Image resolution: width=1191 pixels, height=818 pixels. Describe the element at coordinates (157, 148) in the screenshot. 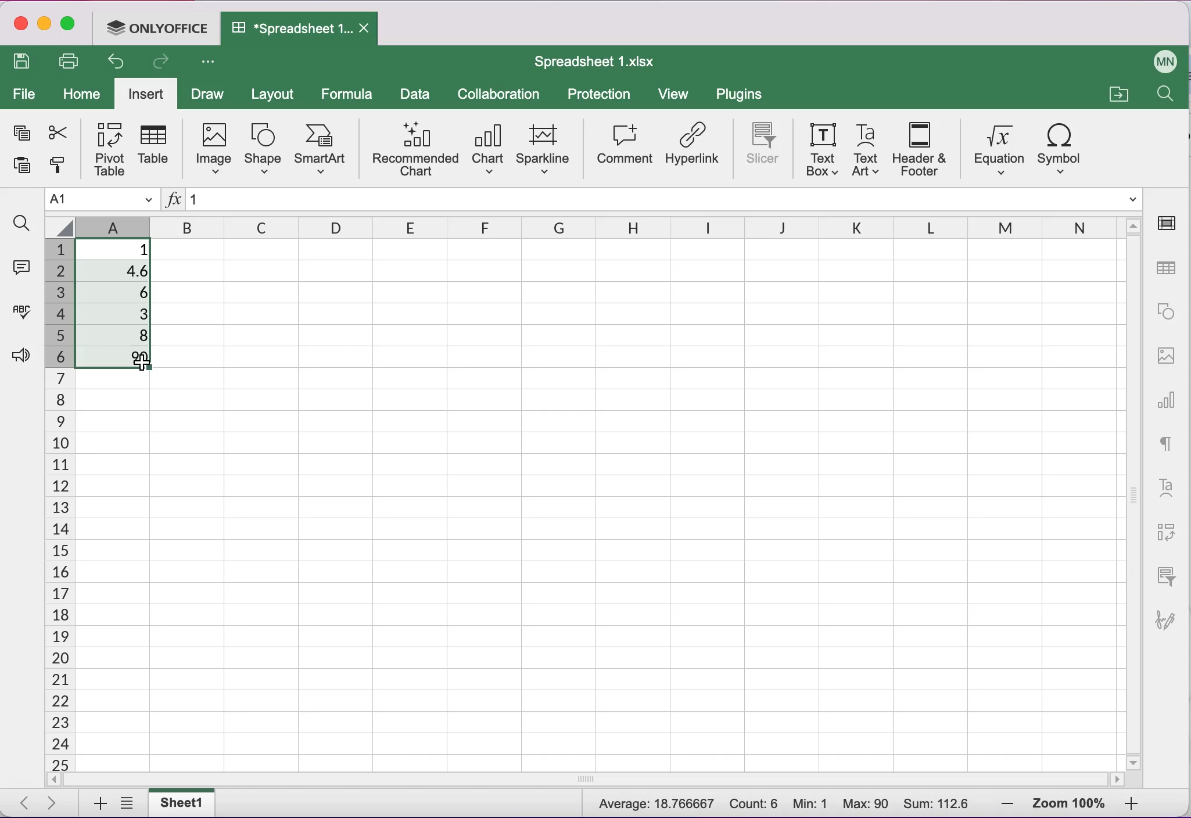

I see `table` at that location.